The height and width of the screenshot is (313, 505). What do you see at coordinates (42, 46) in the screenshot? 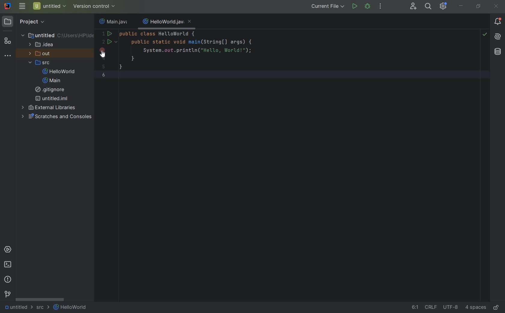
I see `idea` at bounding box center [42, 46].